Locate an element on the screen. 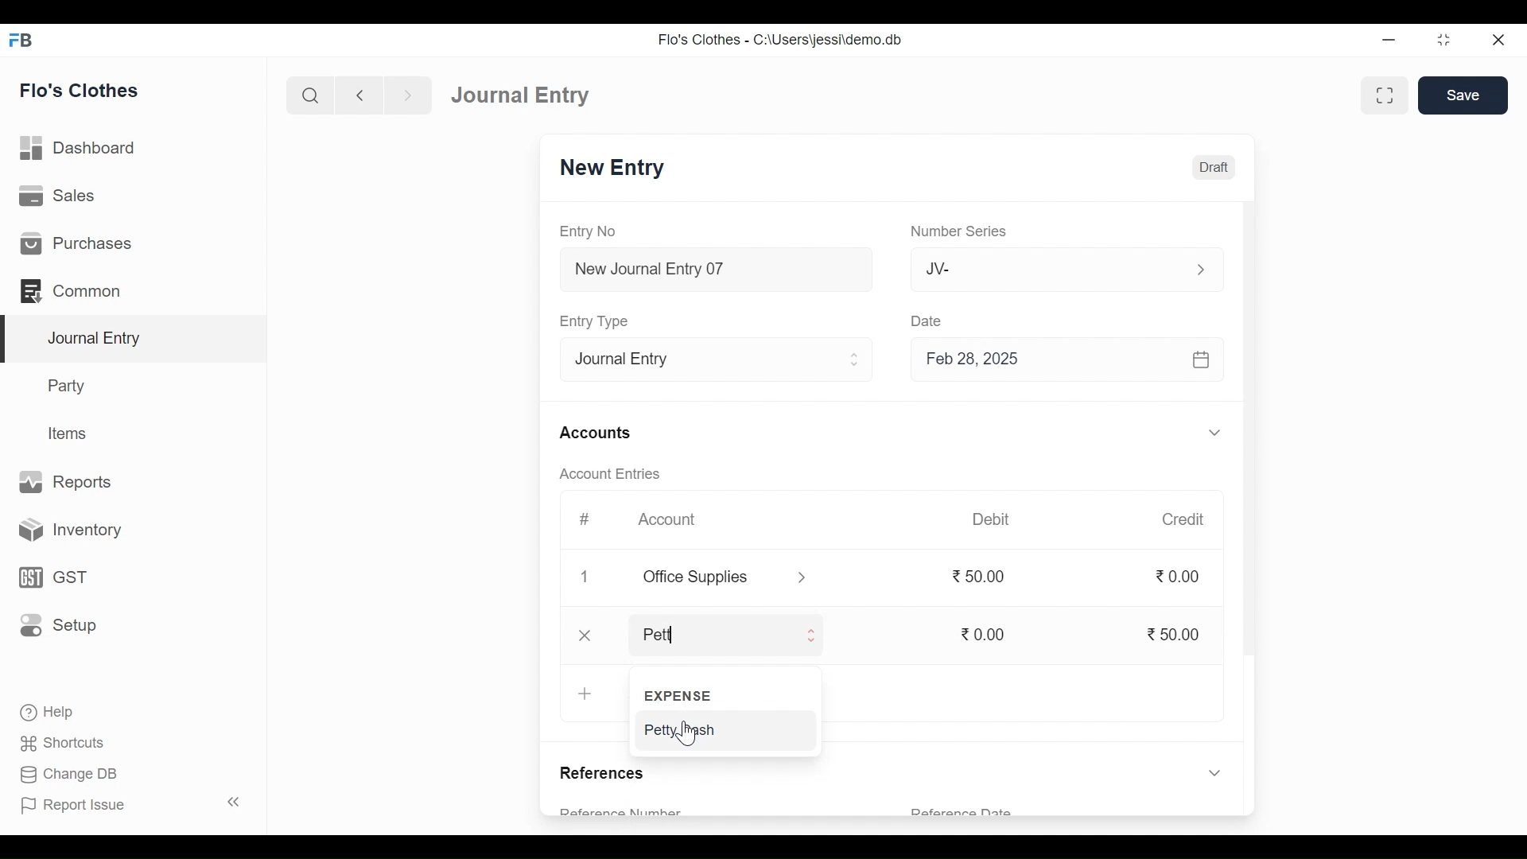 The width and height of the screenshot is (1527, 859). Flo's Clothes is located at coordinates (80, 90).